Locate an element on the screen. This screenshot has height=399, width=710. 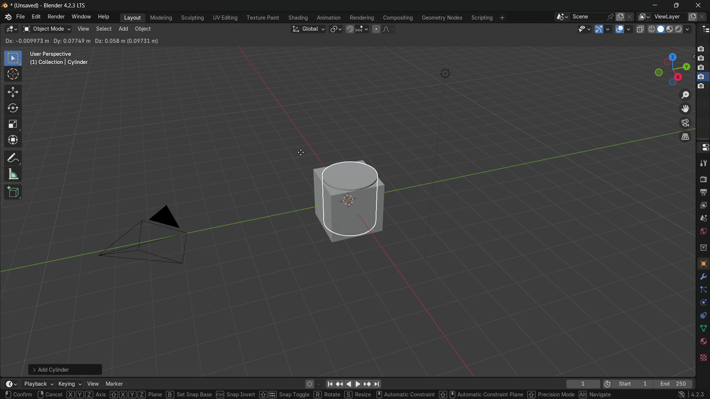
object menu is located at coordinates (144, 29).